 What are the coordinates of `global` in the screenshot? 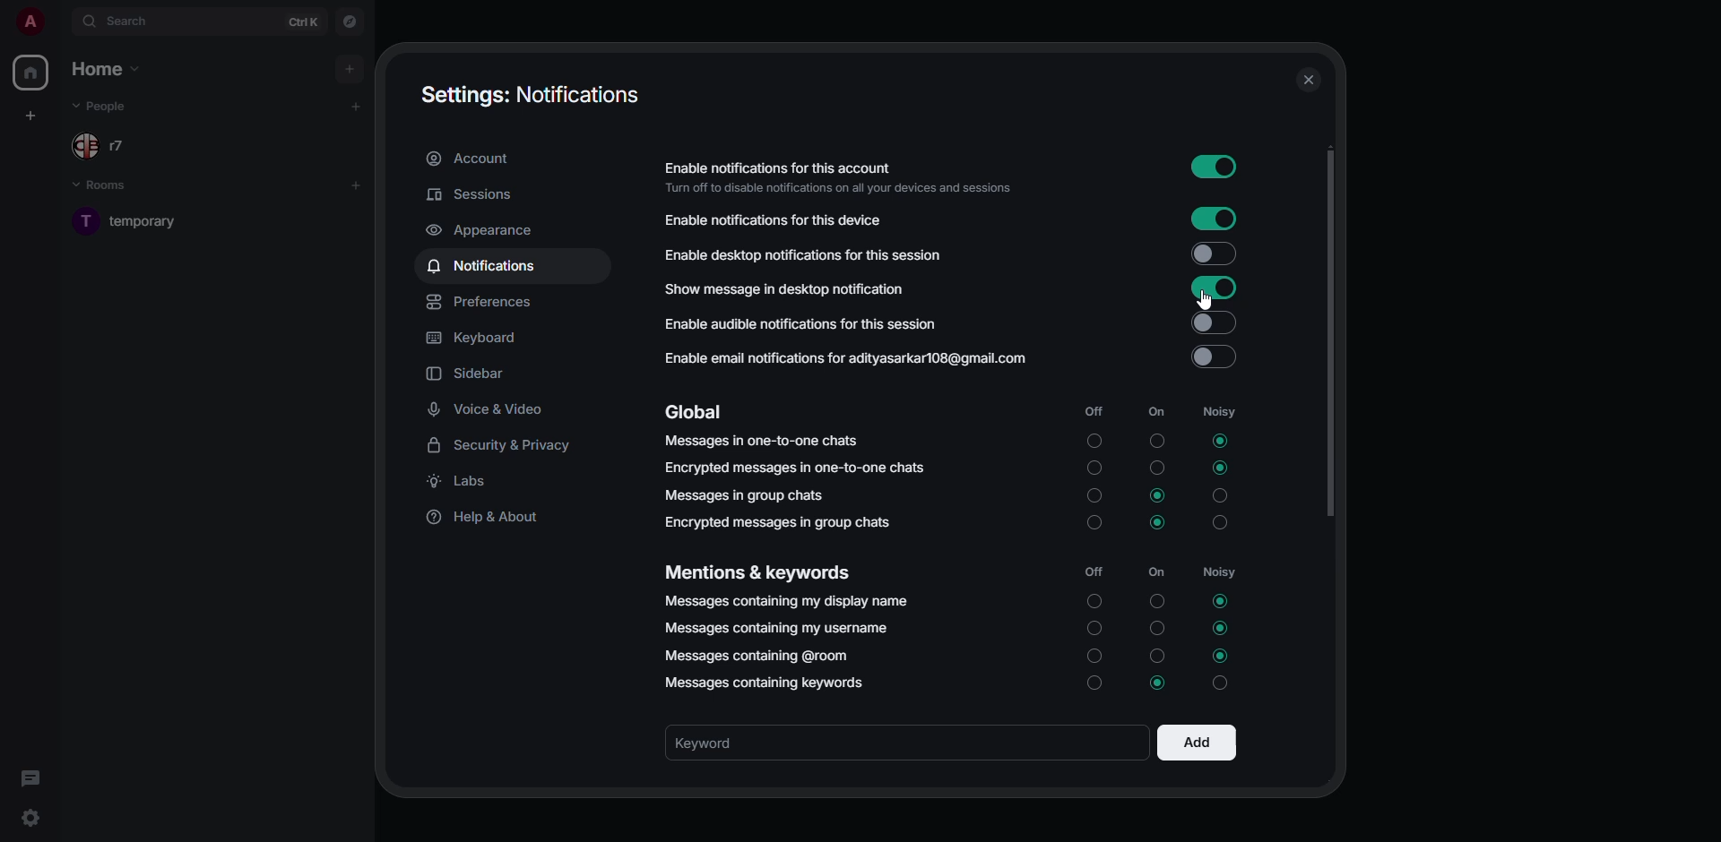 It's located at (696, 412).